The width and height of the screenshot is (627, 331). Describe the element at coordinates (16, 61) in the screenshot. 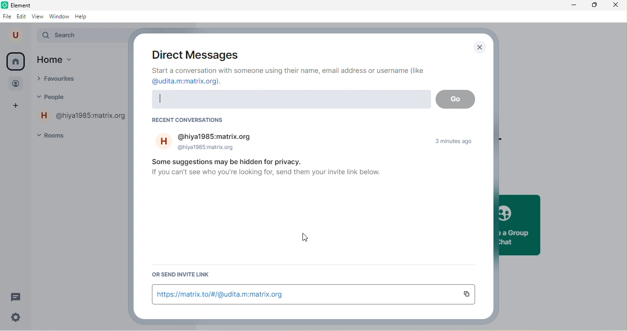

I see `home` at that location.